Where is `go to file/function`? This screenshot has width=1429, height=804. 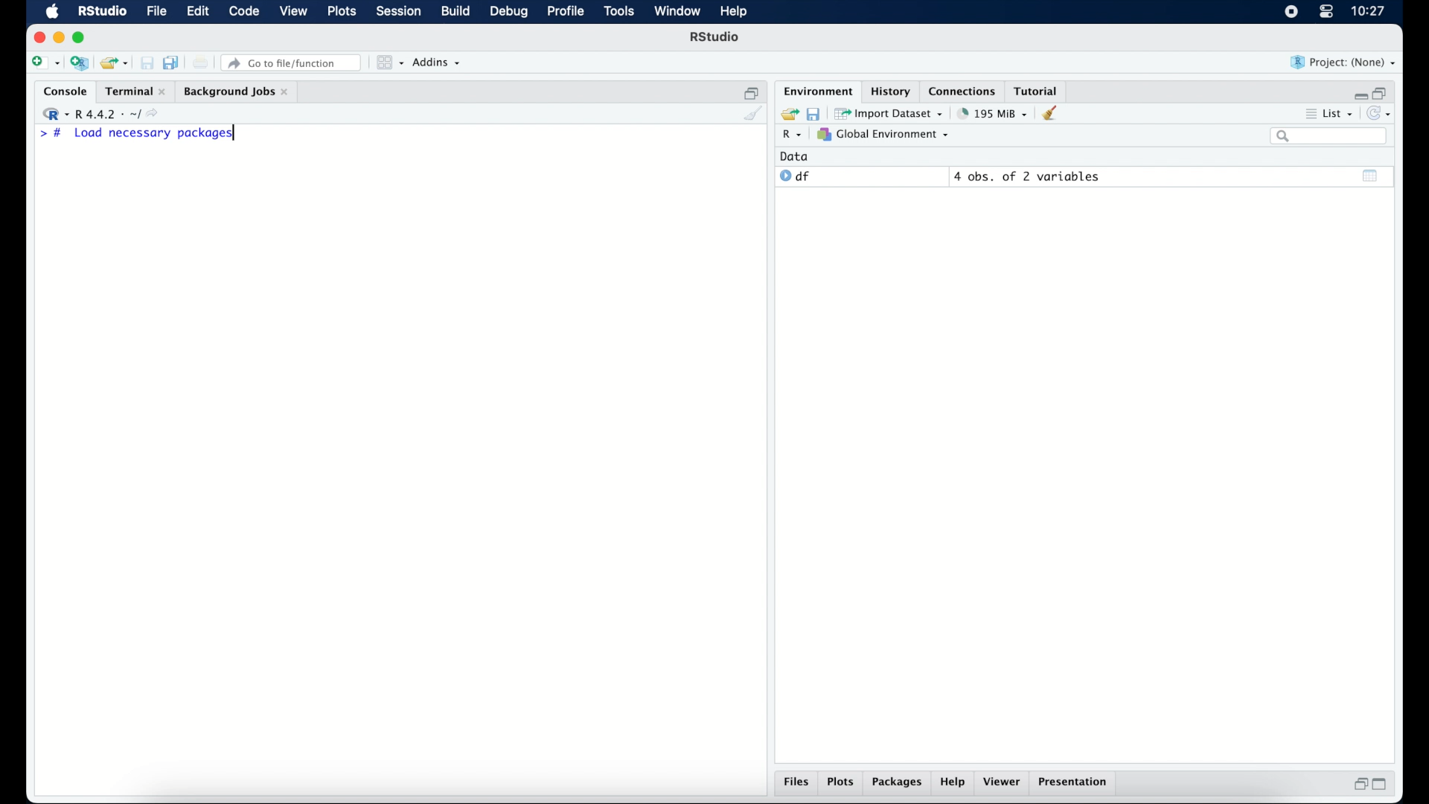 go to file/function is located at coordinates (292, 63).